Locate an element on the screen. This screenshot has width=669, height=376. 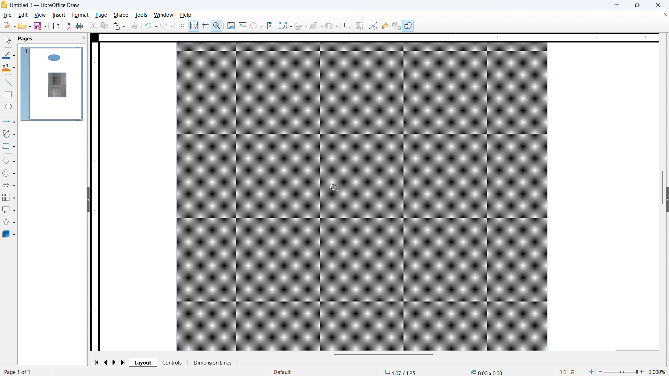
Print  is located at coordinates (79, 26).